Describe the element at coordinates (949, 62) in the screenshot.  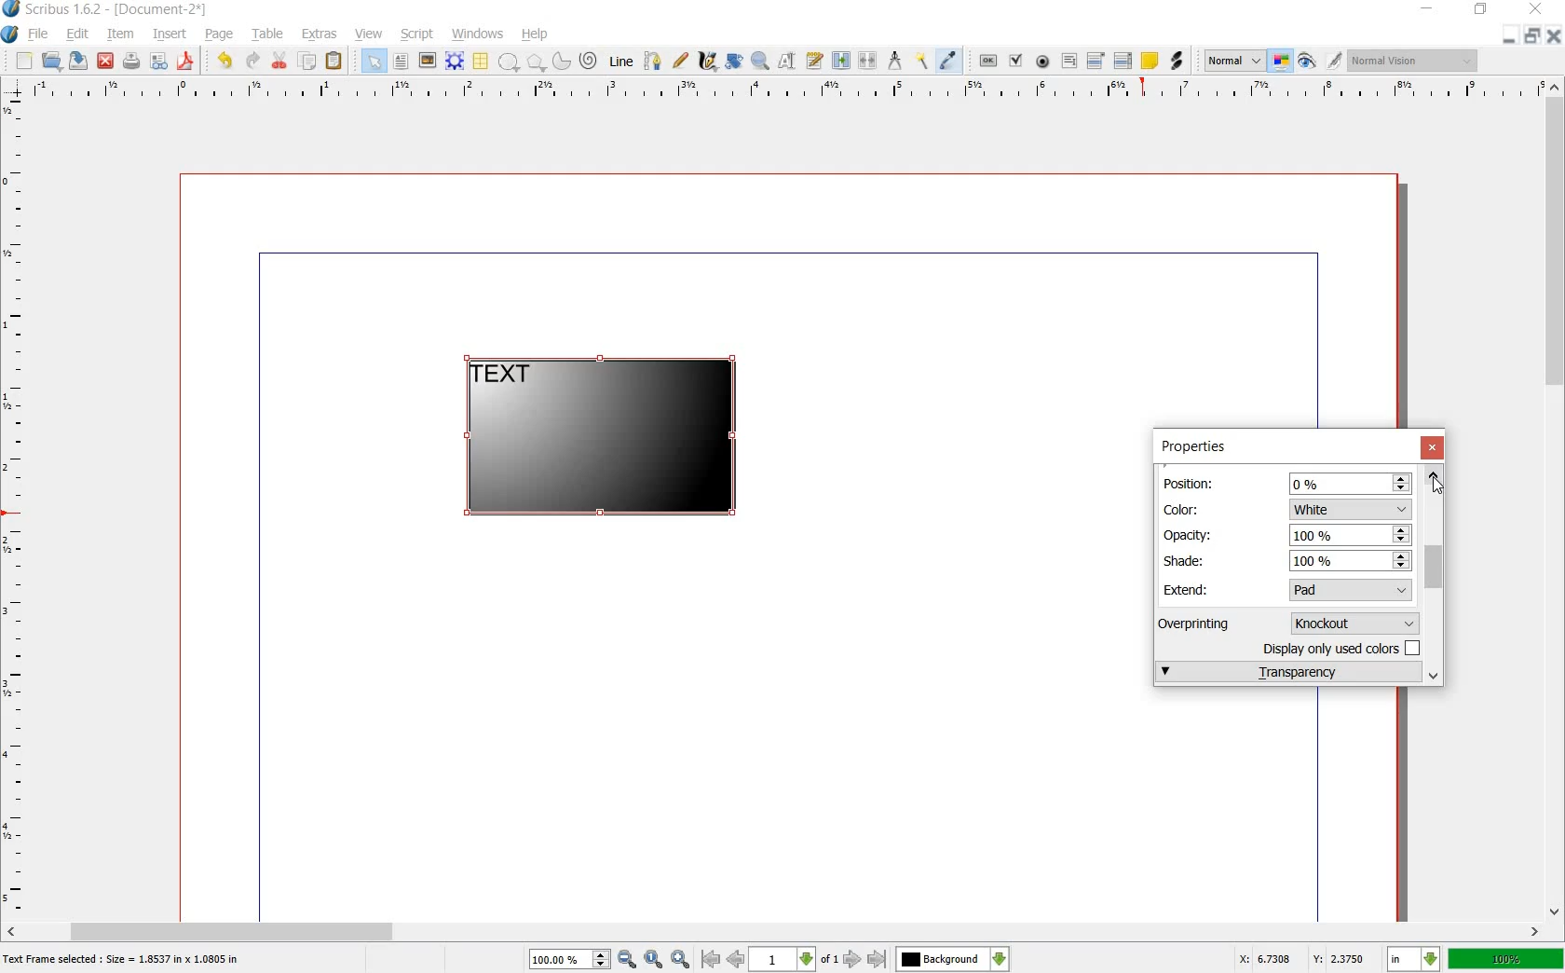
I see `eye dropper` at that location.